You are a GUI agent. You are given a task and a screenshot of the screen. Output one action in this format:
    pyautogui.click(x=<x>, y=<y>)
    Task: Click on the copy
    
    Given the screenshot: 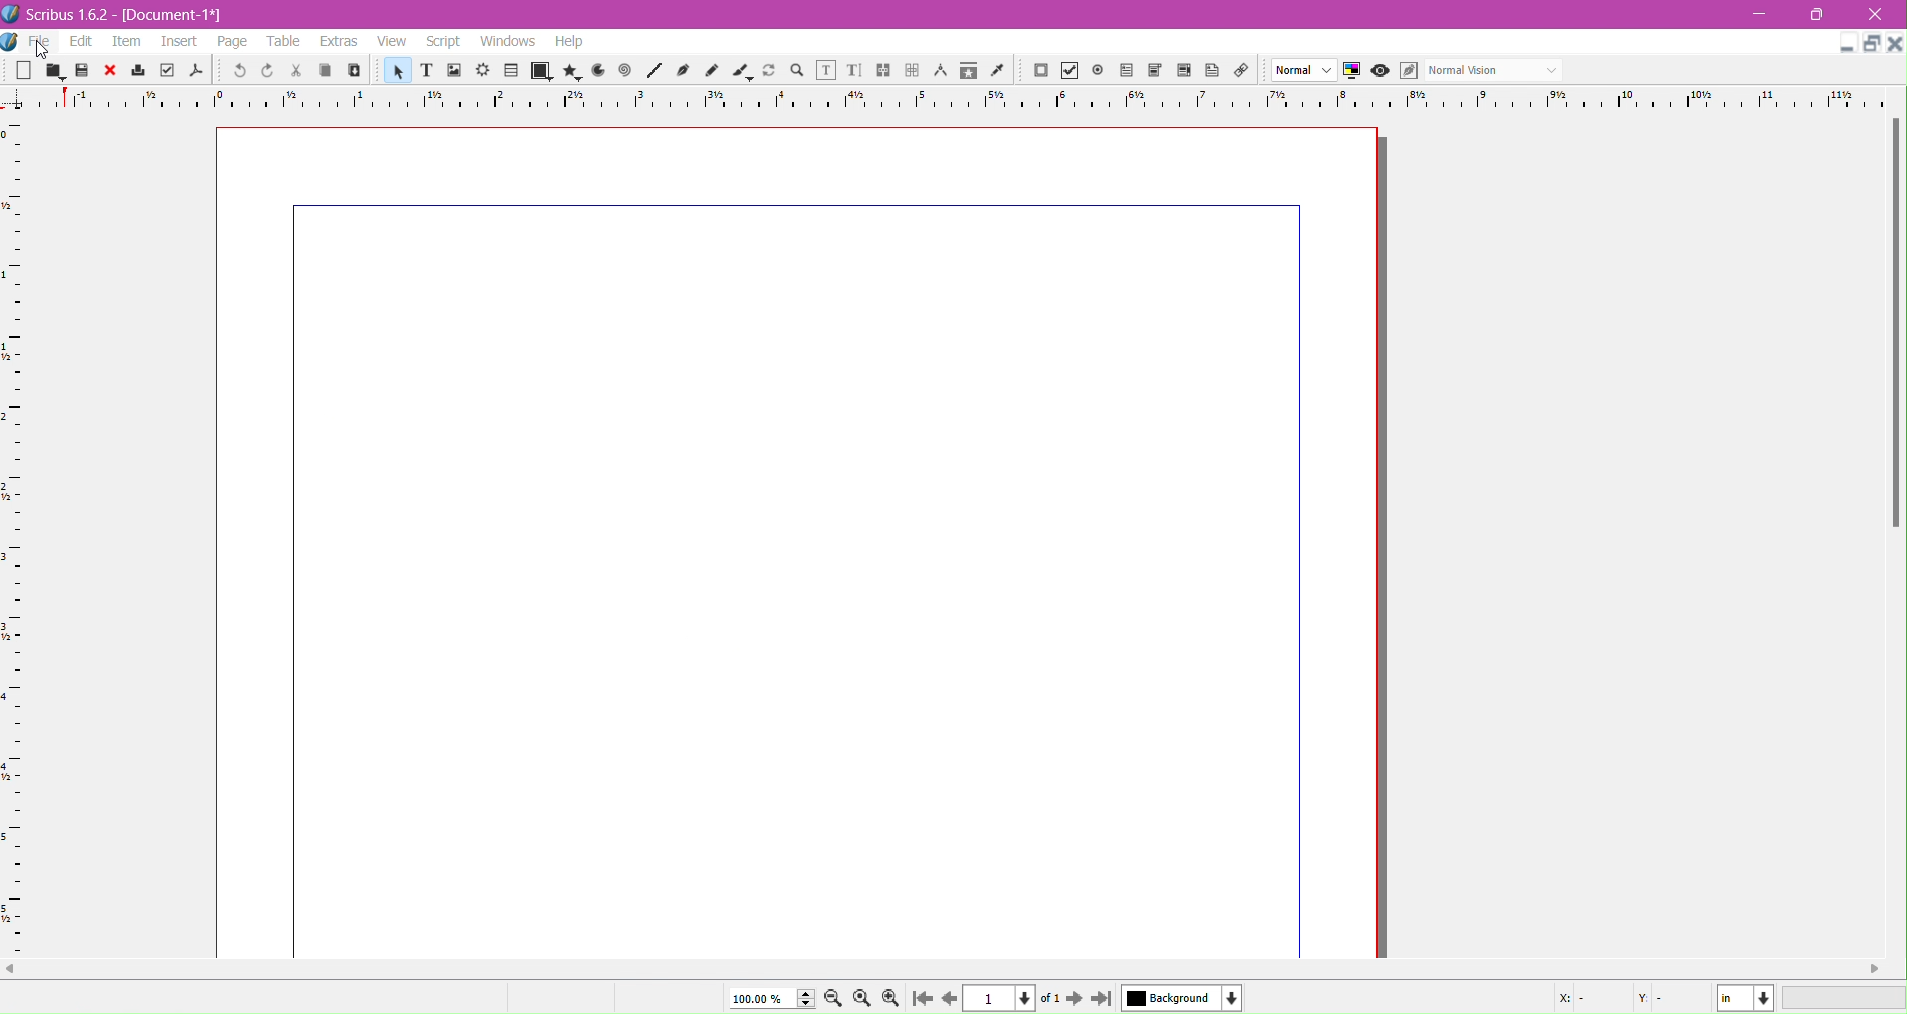 What is the action you would take?
    pyautogui.click(x=322, y=72)
    